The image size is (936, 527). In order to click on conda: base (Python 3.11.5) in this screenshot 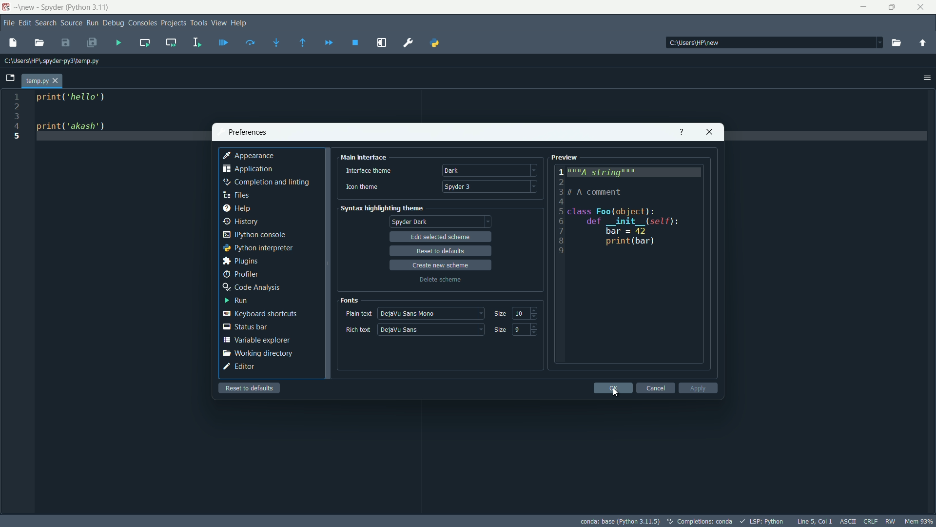, I will do `click(620, 521)`.